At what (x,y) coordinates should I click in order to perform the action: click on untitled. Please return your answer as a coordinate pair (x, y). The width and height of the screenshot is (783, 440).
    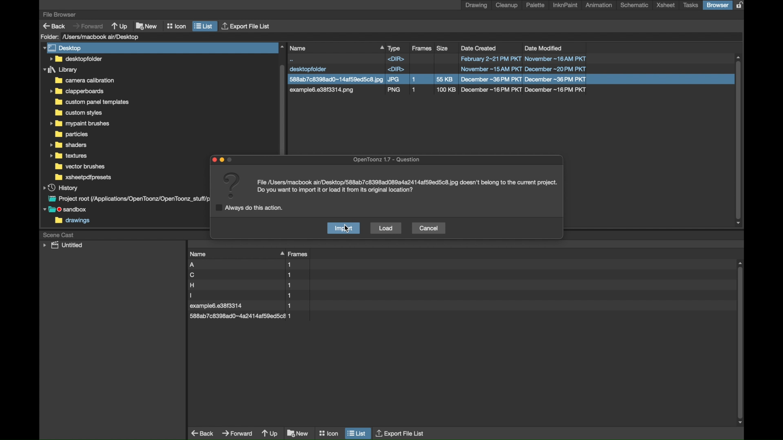
    Looking at the image, I should click on (63, 245).